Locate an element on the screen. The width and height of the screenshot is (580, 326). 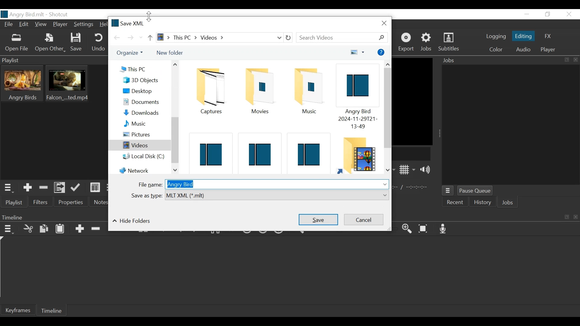
Hide folders is located at coordinates (131, 221).